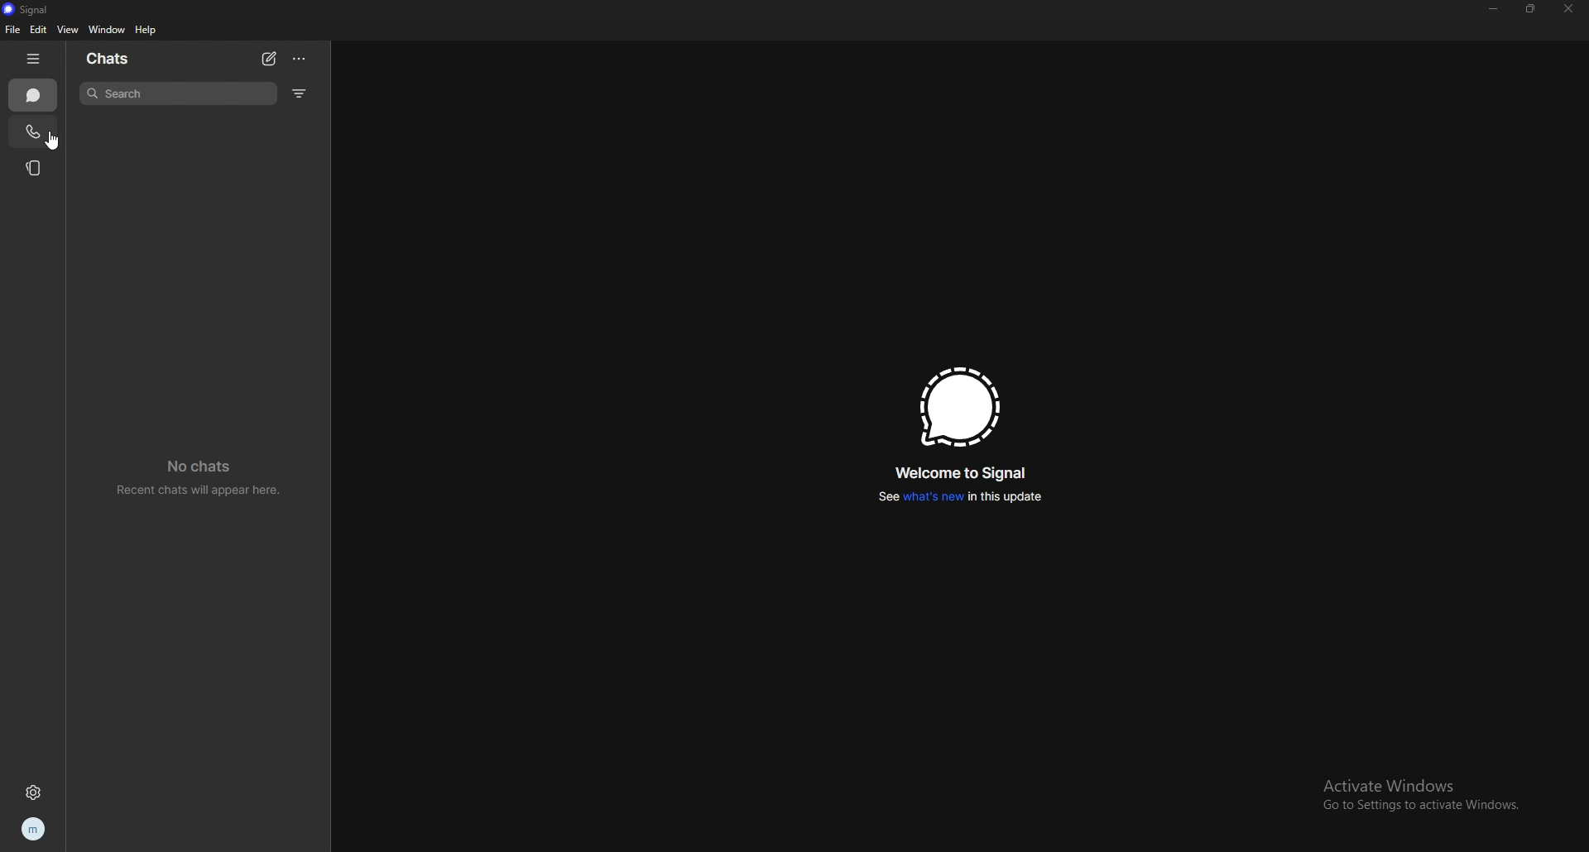 This screenshot has height=852, width=1589. I want to click on profile, so click(32, 830).